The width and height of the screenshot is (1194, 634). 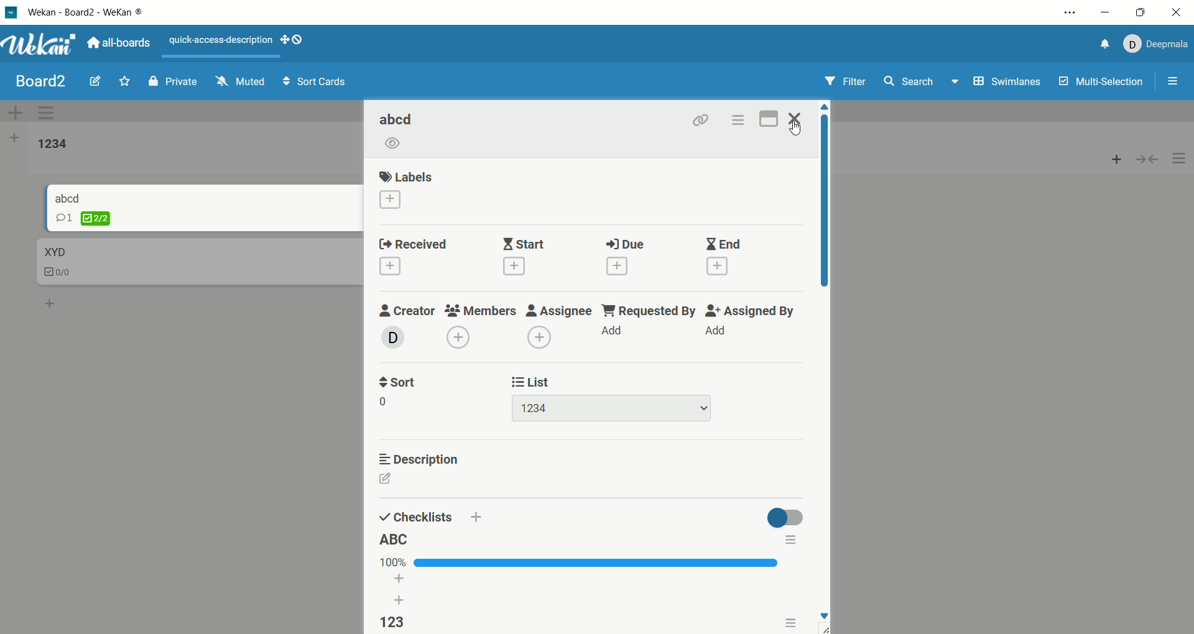 I want to click on sort, so click(x=402, y=391).